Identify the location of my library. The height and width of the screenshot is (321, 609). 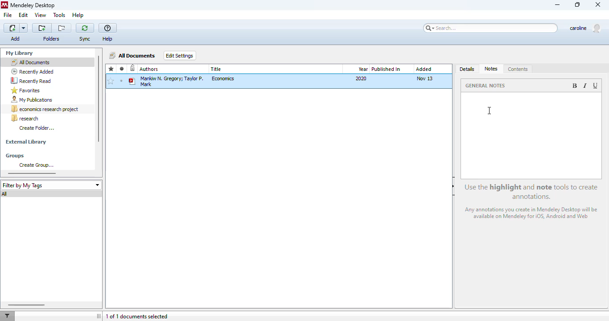
(21, 53).